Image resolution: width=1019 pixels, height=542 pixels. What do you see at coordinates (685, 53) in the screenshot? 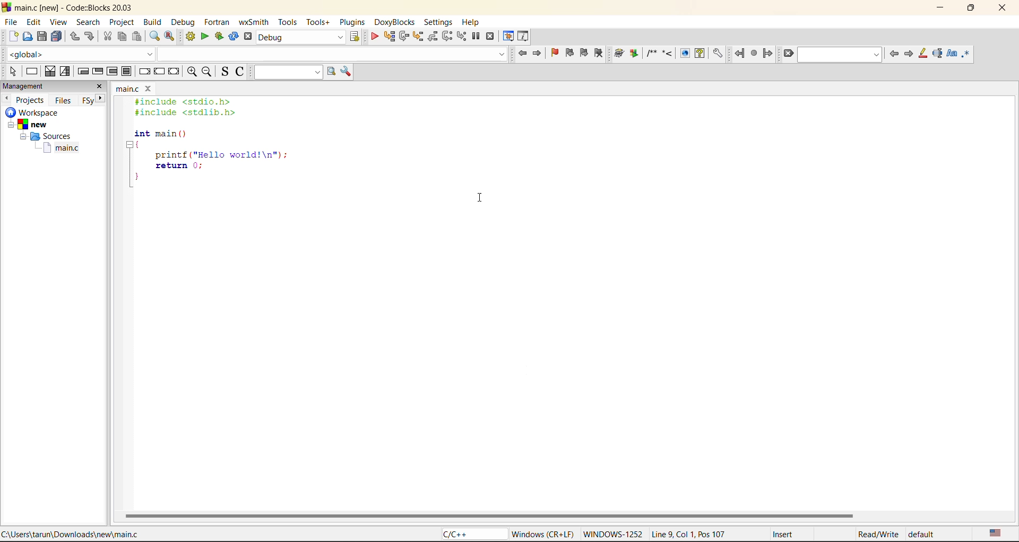
I see `View generated HTML documentation` at bounding box center [685, 53].